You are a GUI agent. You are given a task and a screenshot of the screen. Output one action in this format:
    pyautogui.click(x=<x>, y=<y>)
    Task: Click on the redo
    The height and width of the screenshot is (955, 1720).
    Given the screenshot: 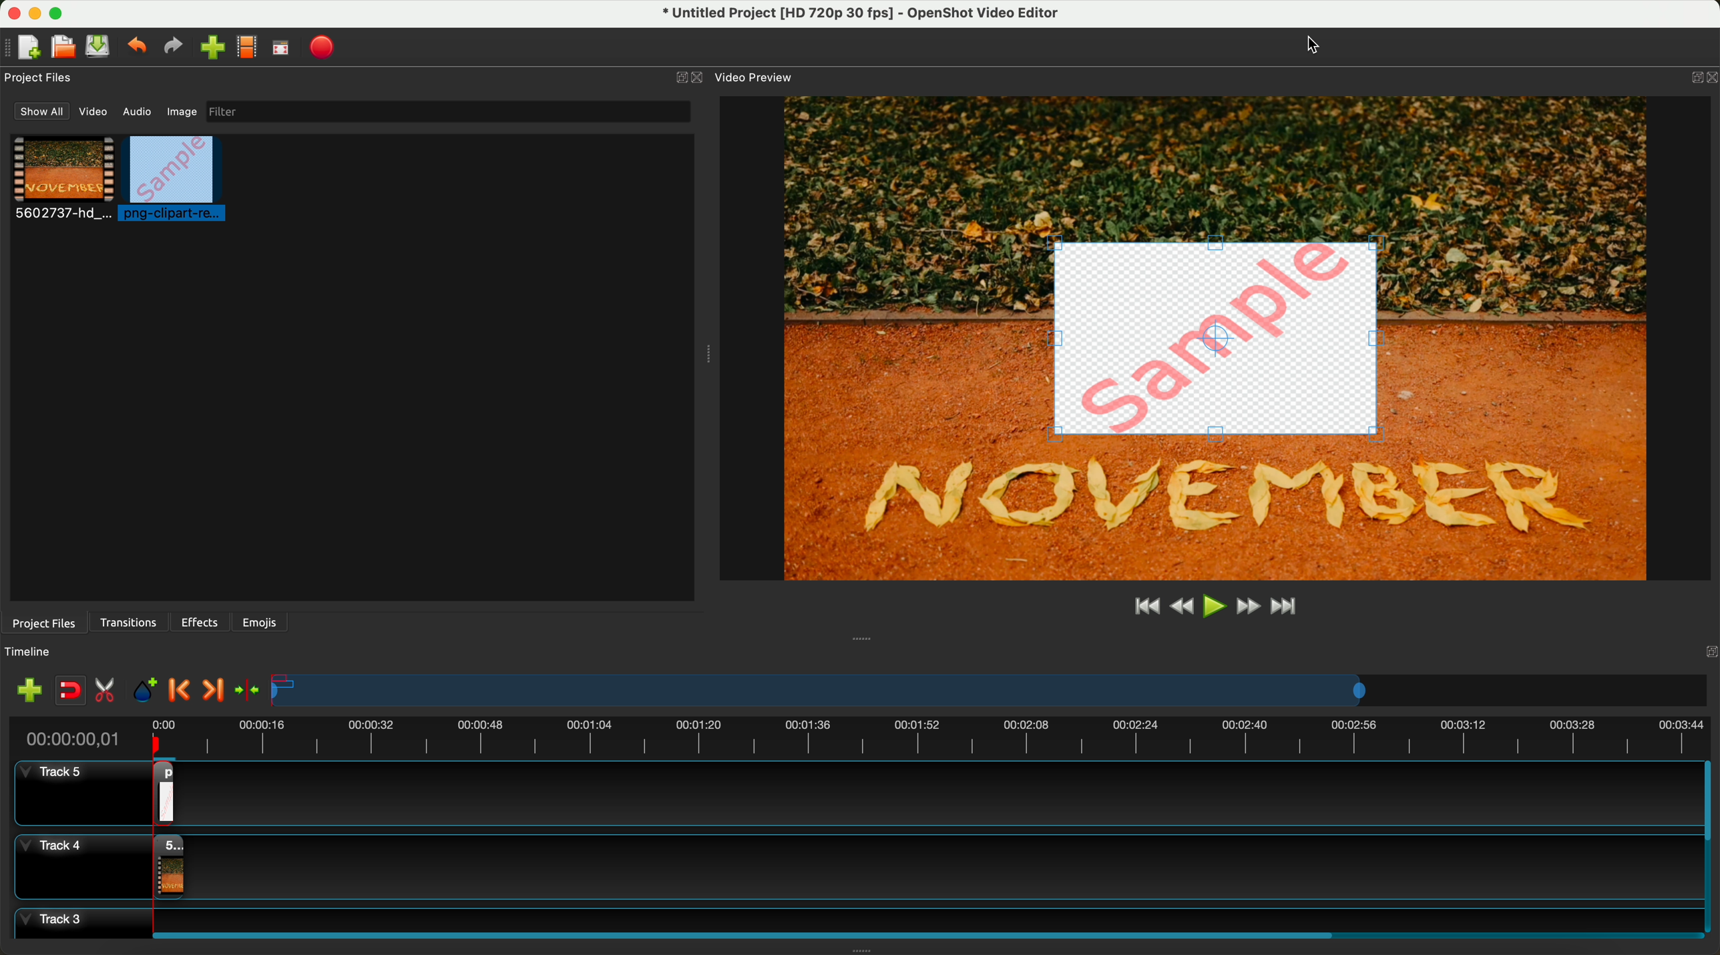 What is the action you would take?
    pyautogui.click(x=176, y=48)
    